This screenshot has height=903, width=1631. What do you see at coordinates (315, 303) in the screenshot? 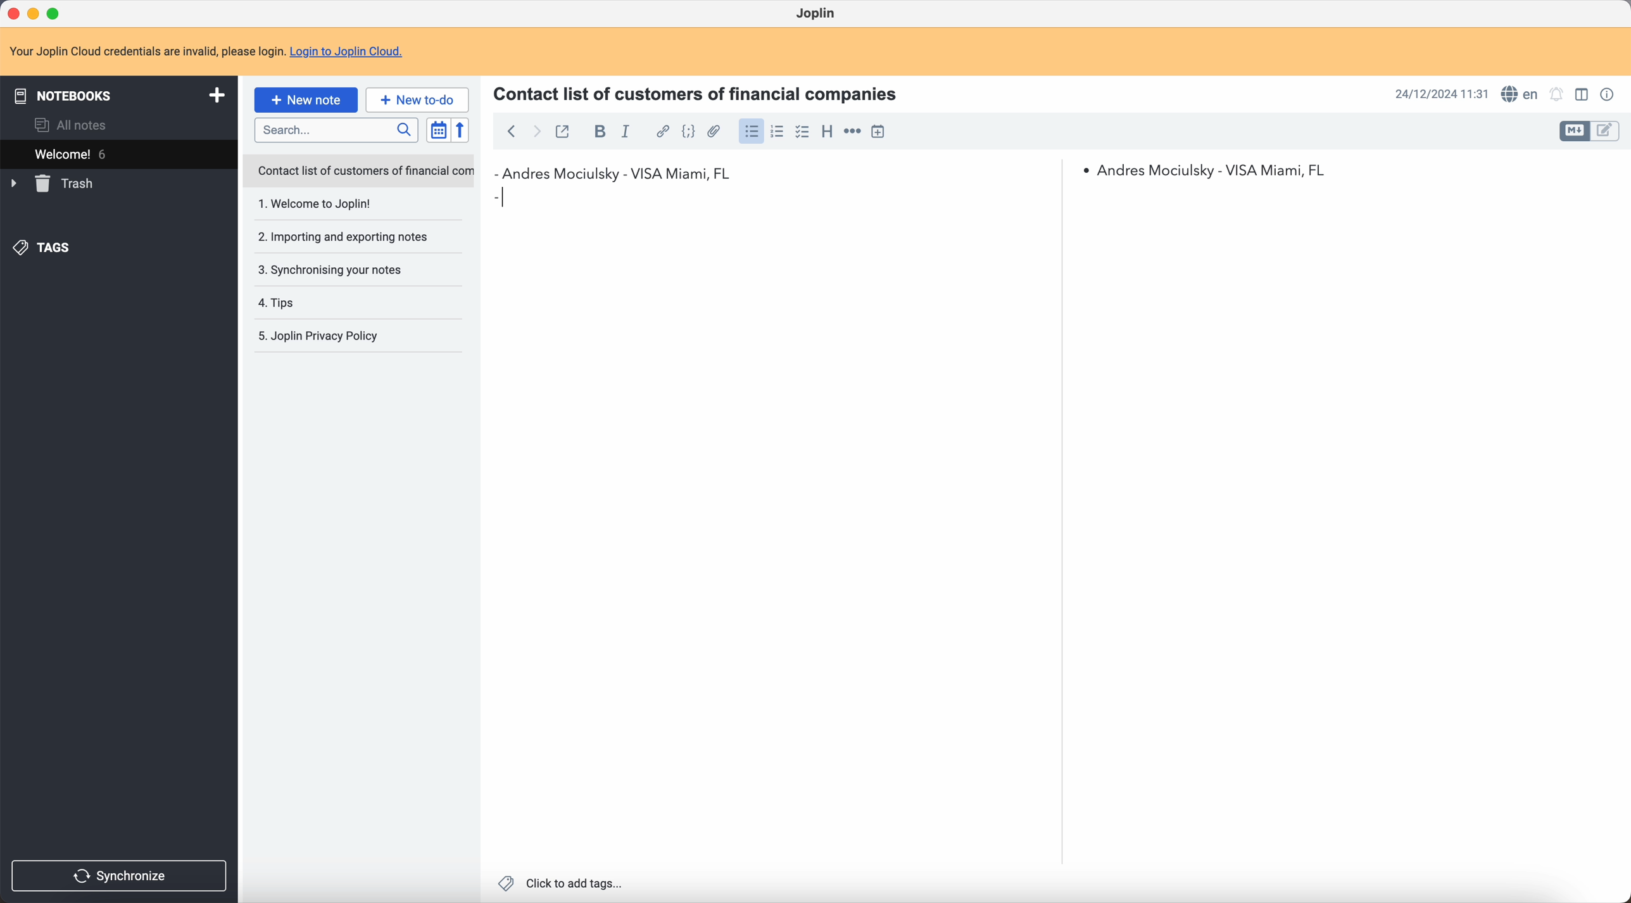
I see `4. Tips` at bounding box center [315, 303].